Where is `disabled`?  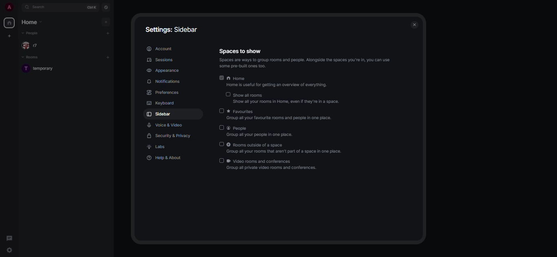 disabled is located at coordinates (222, 144).